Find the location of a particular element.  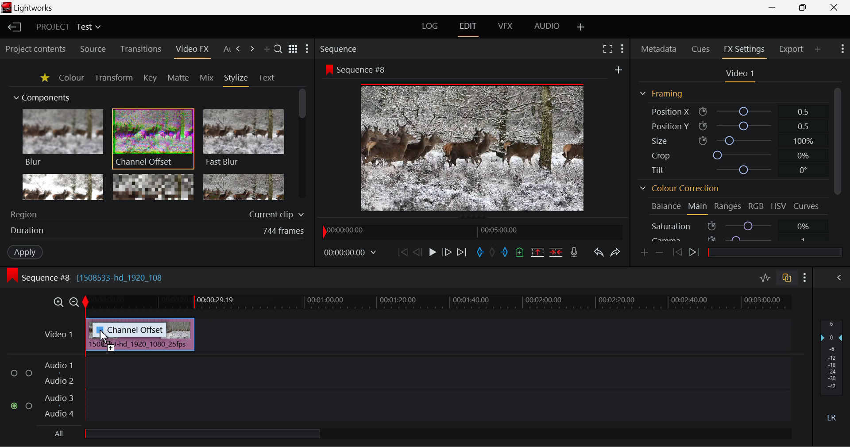

AUDIO Layout is located at coordinates (548, 28).